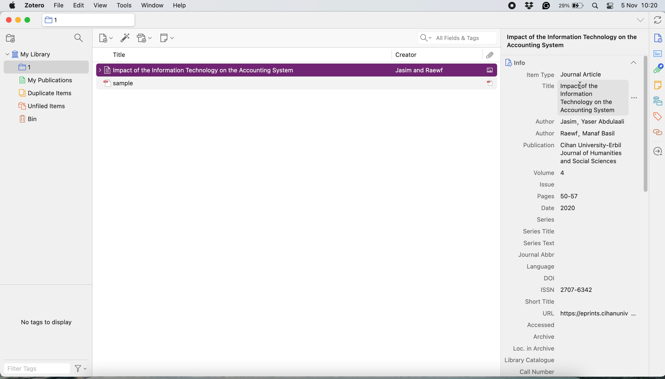 The height and width of the screenshot is (379, 665). Describe the element at coordinates (657, 38) in the screenshot. I see `note info` at that location.